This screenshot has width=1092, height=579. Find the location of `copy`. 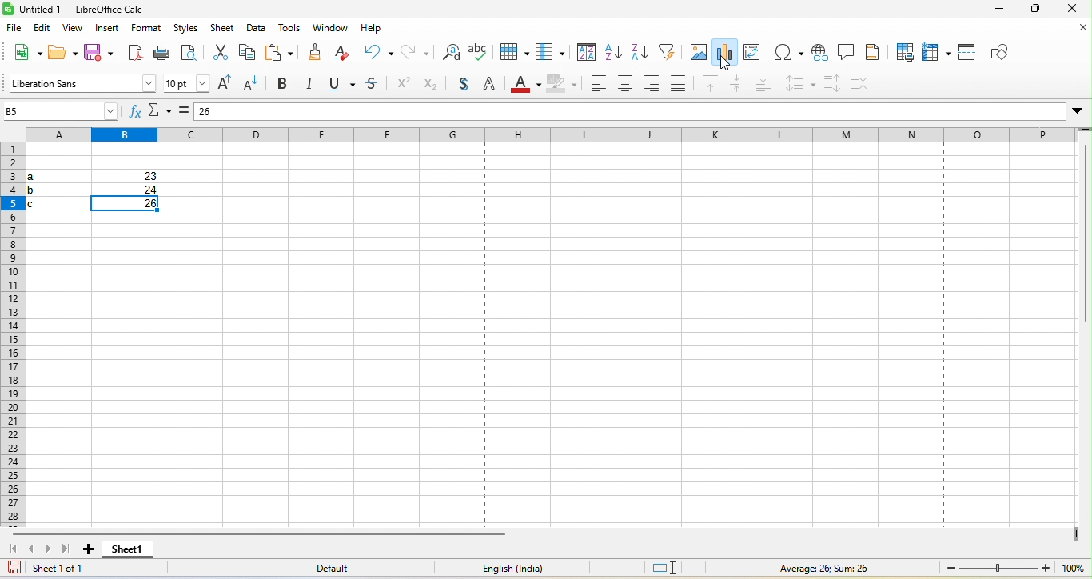

copy is located at coordinates (247, 55).